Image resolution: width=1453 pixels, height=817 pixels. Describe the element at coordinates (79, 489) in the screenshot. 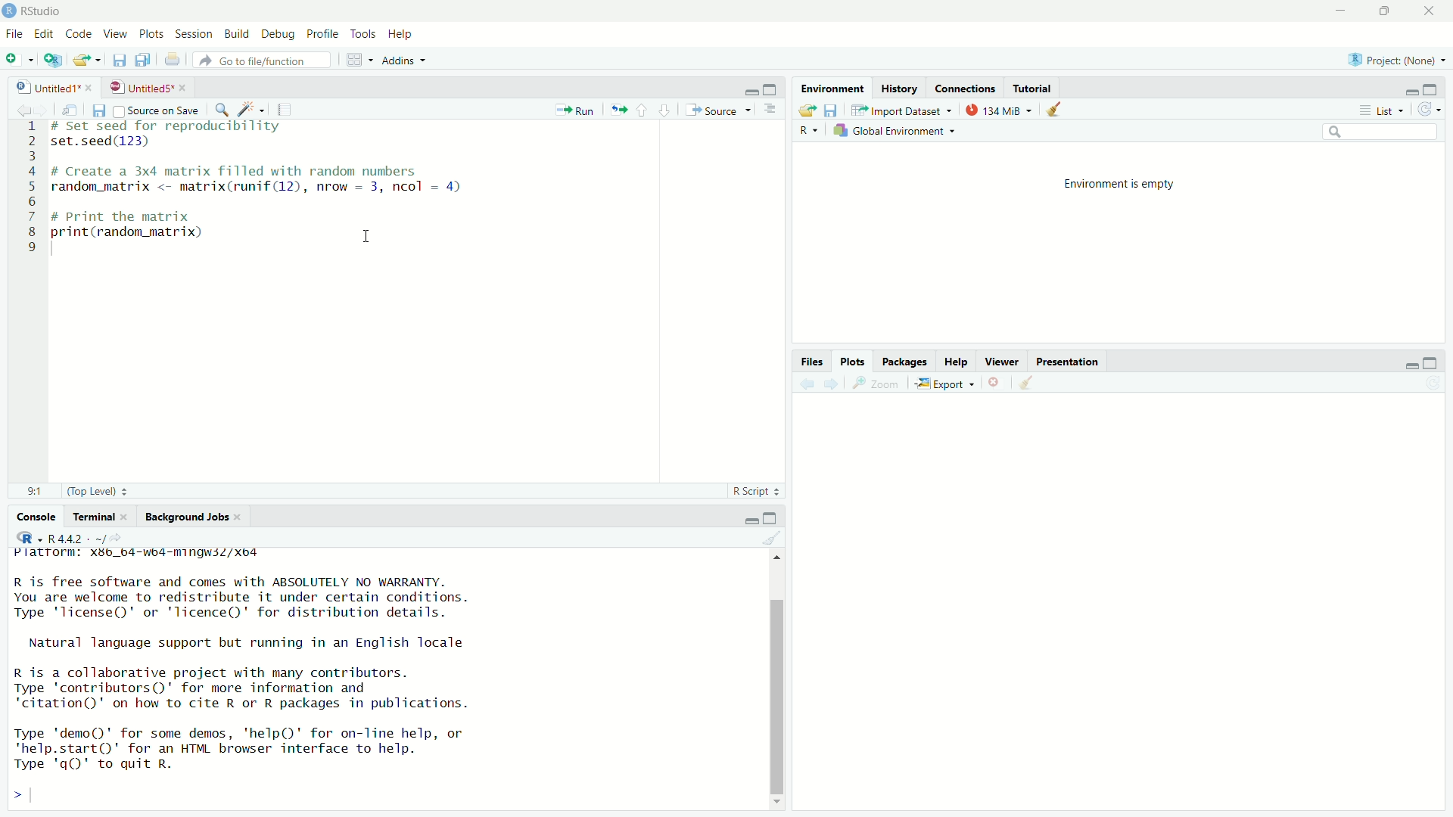

I see `91 (Top Level) =` at that location.